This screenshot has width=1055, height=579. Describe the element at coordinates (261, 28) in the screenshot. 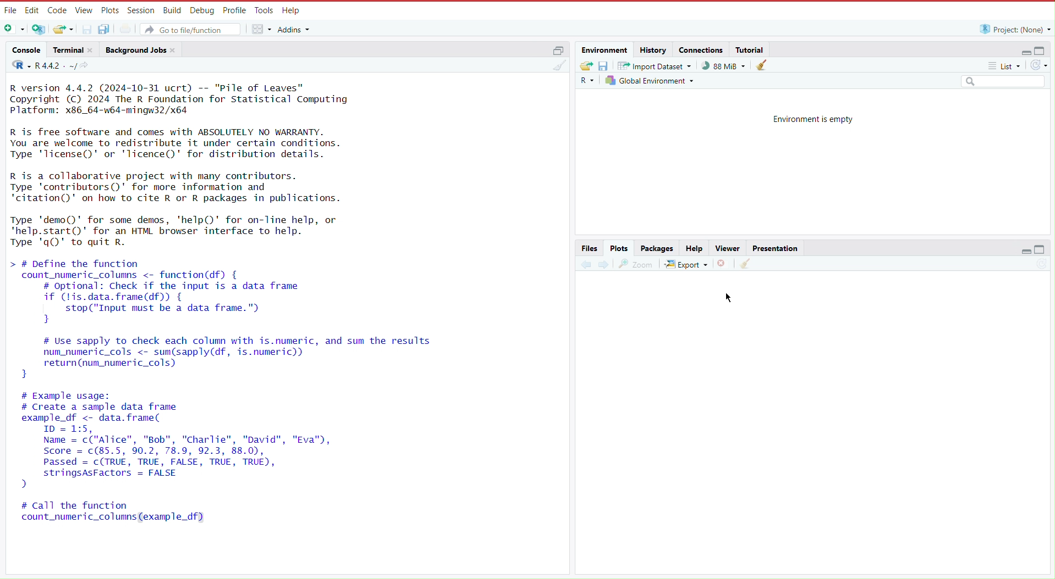

I see `Workspace panes` at that location.